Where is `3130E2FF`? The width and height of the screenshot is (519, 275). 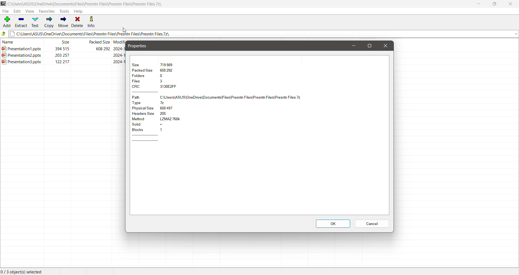
3130E2FF is located at coordinates (168, 86).